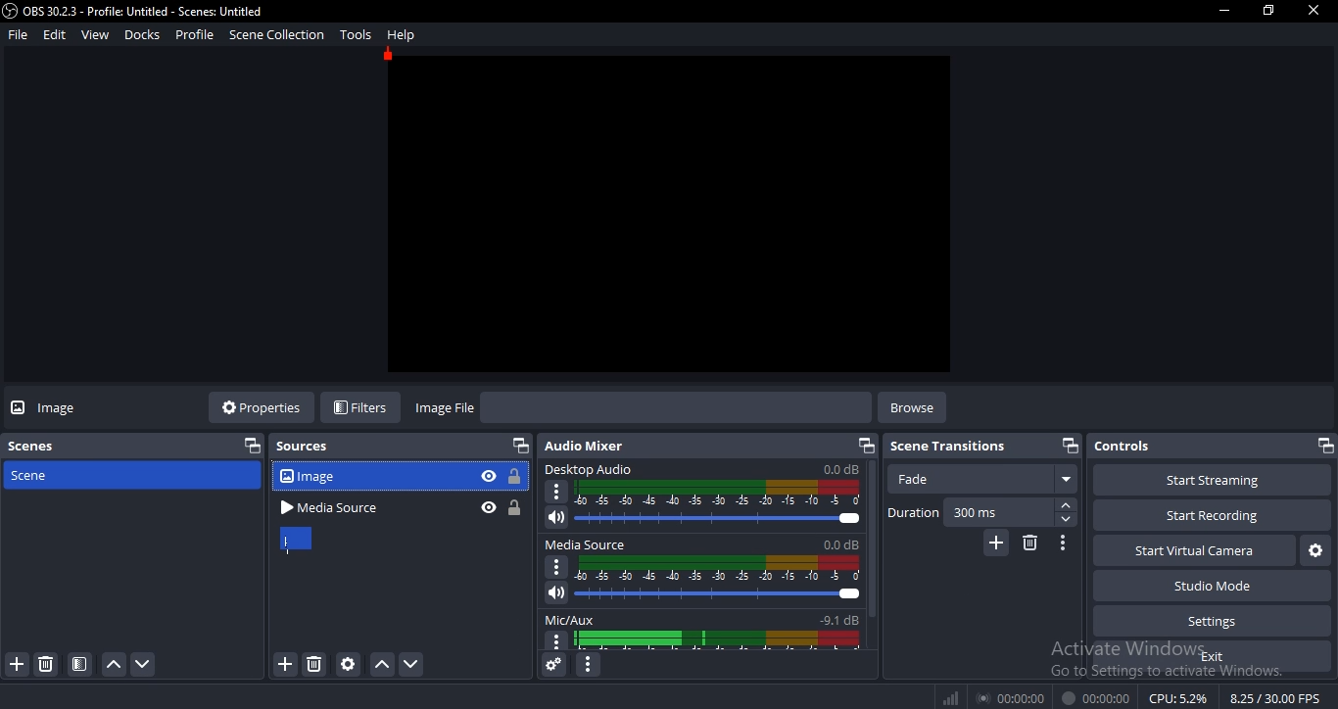 The height and width of the screenshot is (709, 1338). I want to click on audio mixer, so click(586, 447).